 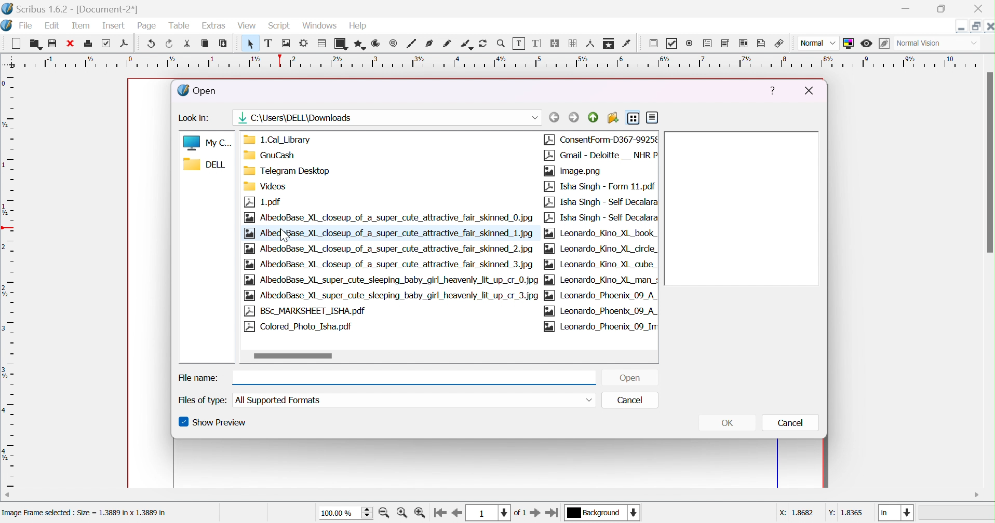 What do you see at coordinates (538, 44) in the screenshot?
I see `edit text with story editor` at bounding box center [538, 44].